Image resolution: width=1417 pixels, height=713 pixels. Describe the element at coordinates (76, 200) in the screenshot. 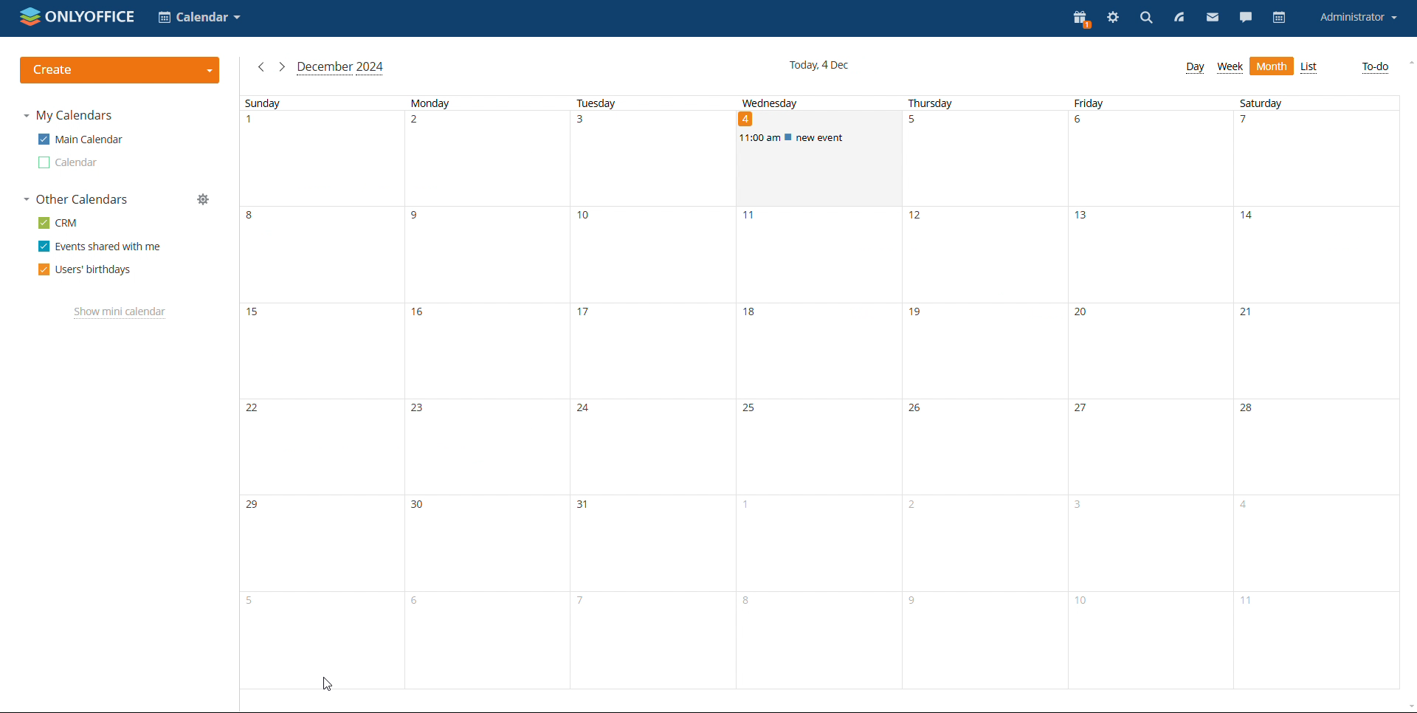

I see `other calendars` at that location.